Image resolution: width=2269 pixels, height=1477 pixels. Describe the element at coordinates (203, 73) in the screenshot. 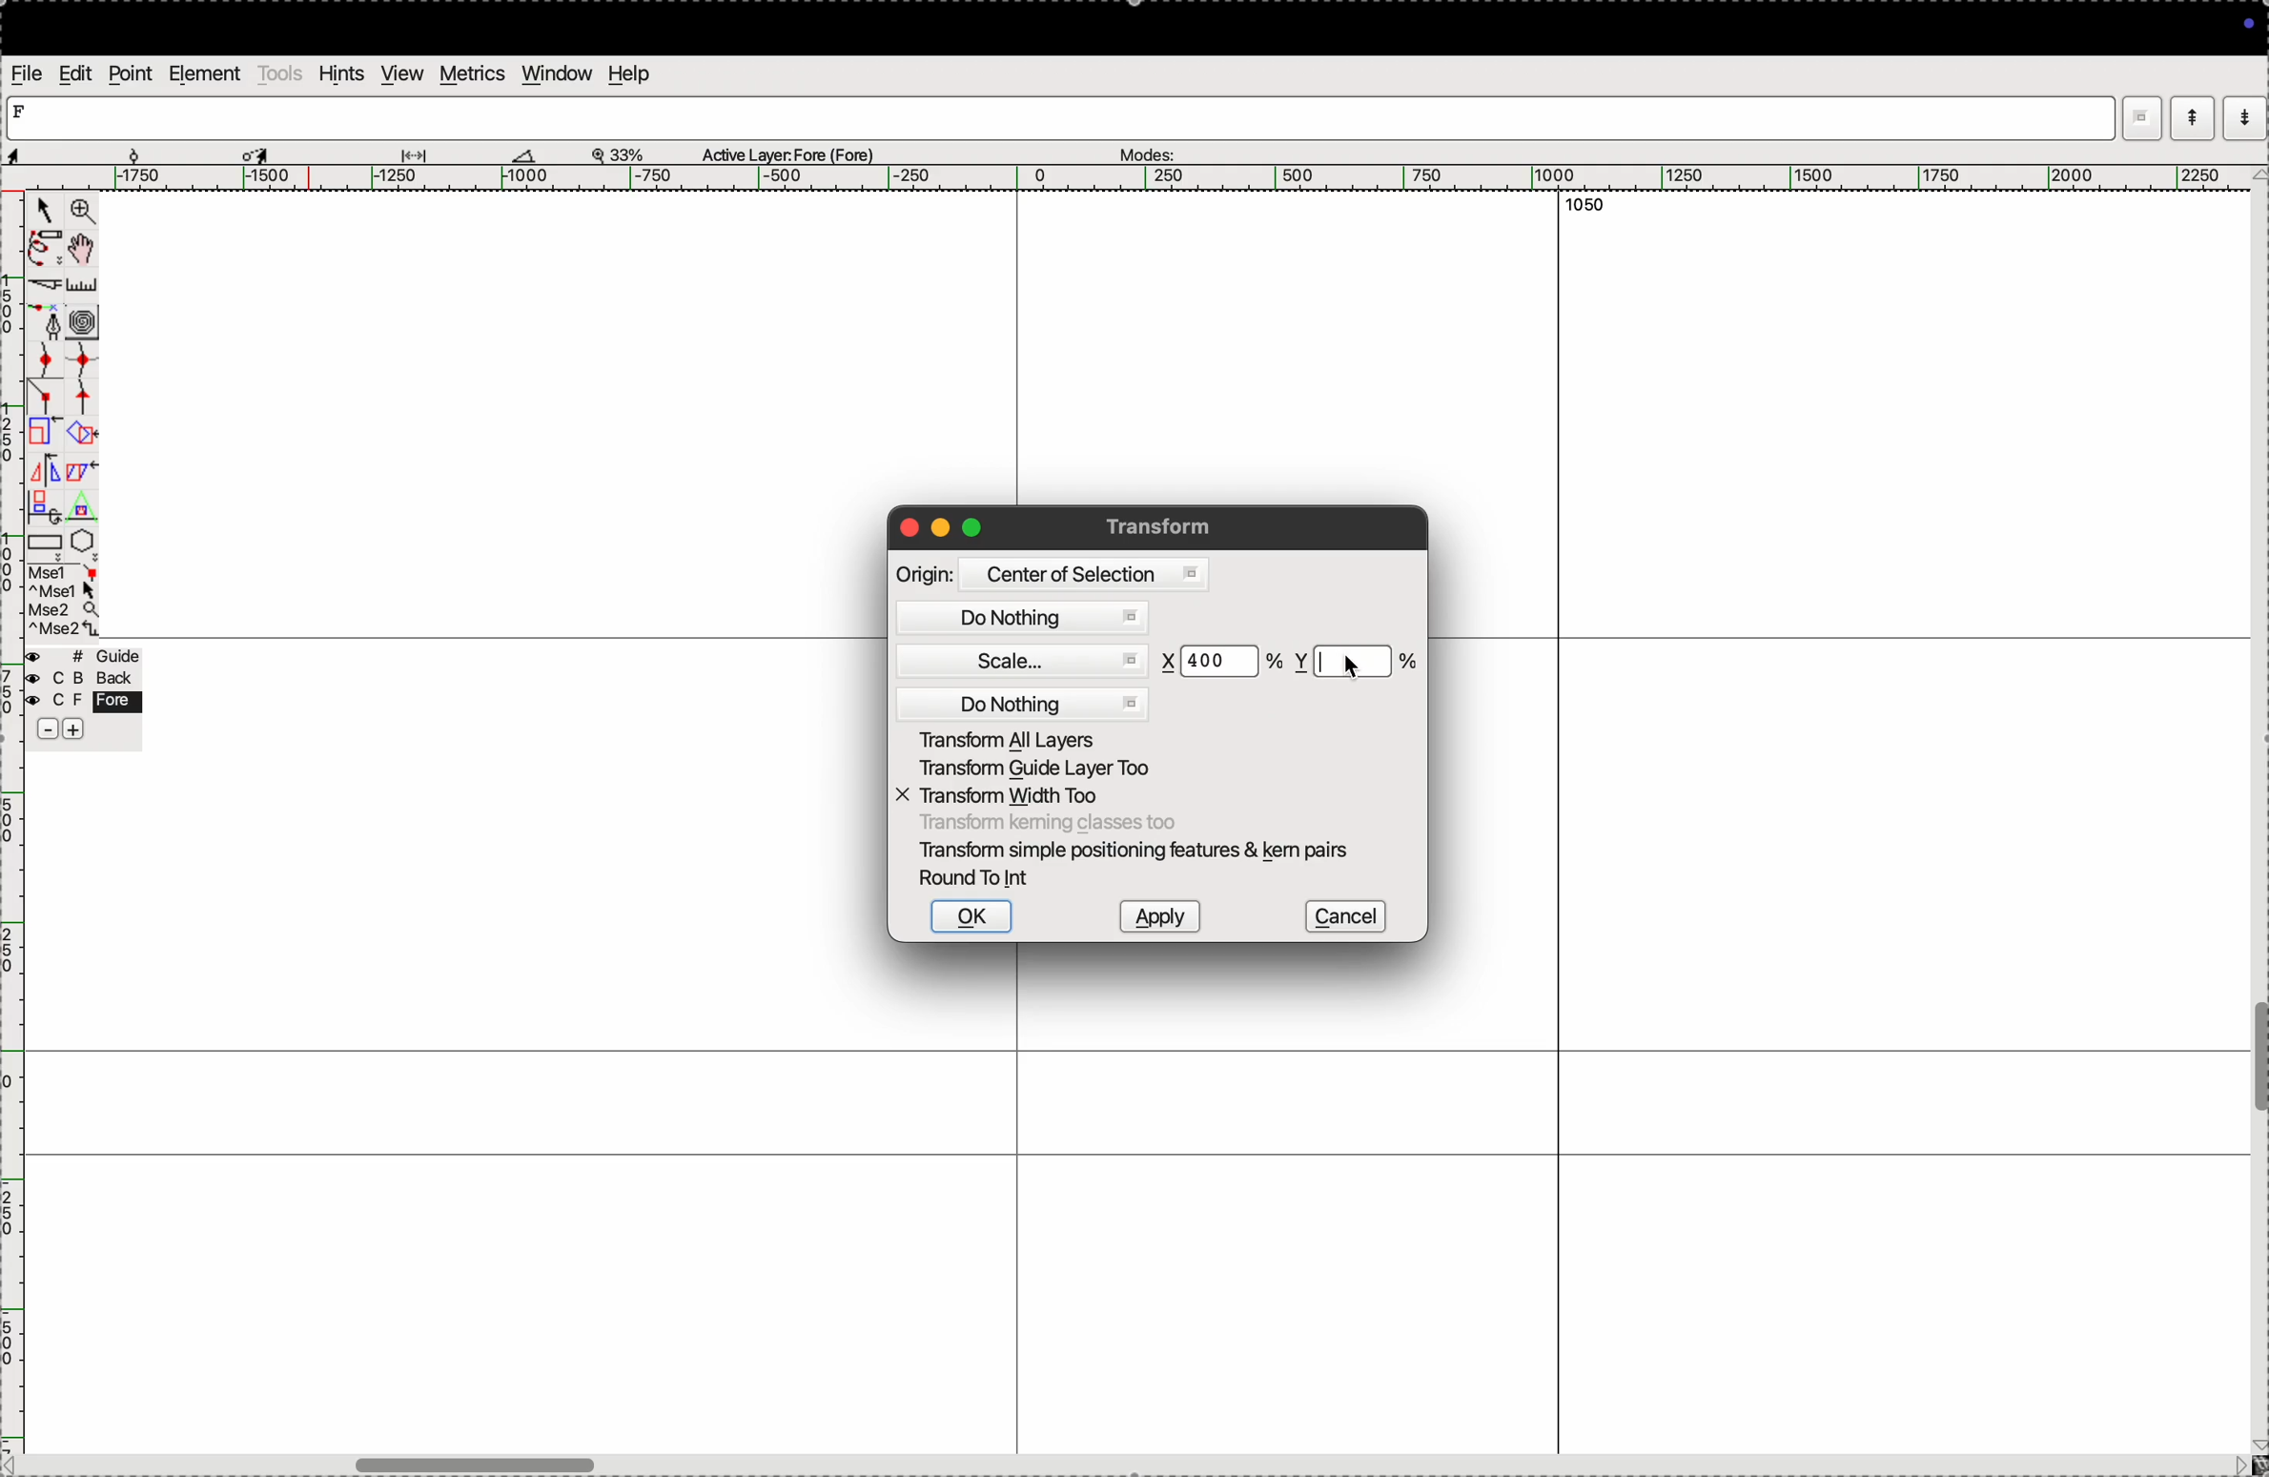

I see `element` at that location.